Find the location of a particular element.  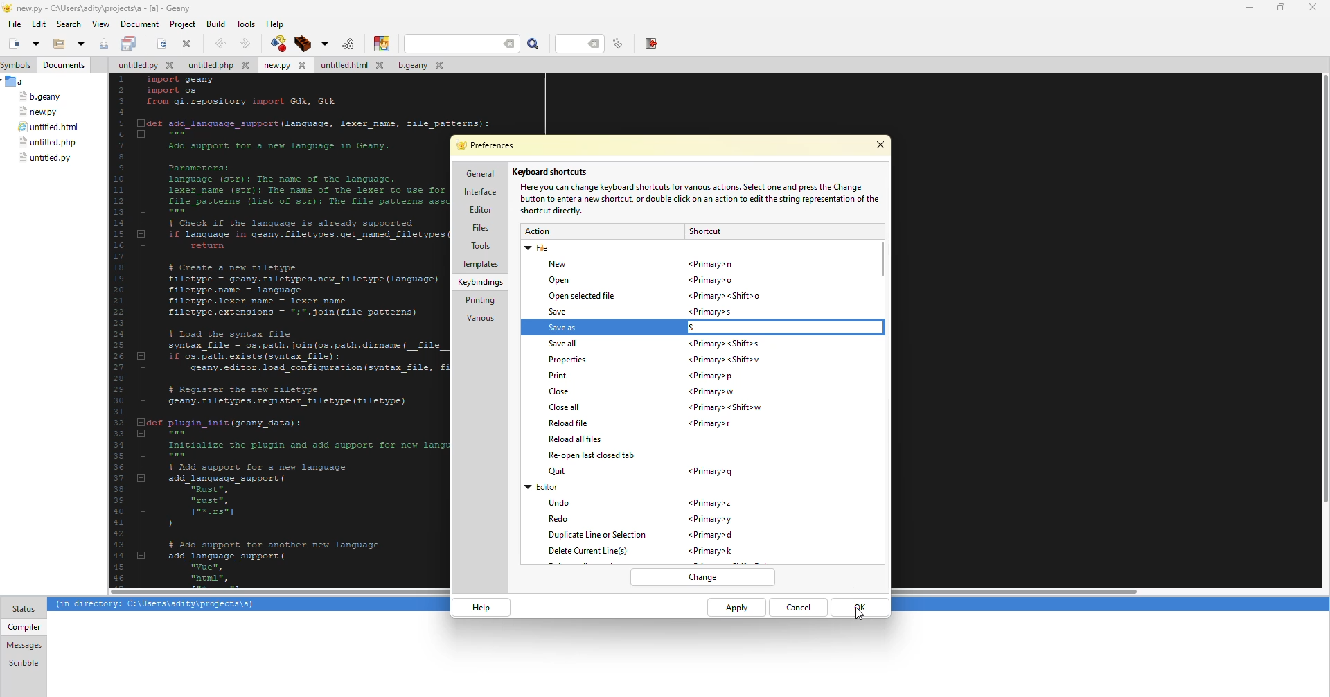

file is located at coordinates (48, 128).